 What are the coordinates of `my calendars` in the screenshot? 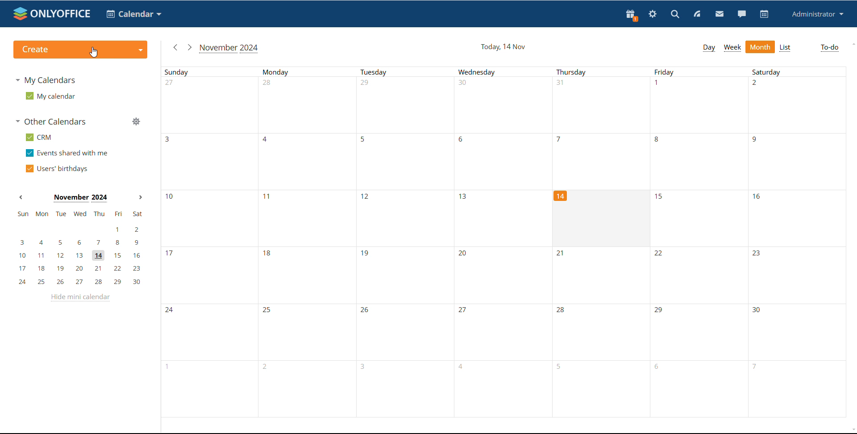 It's located at (45, 79).